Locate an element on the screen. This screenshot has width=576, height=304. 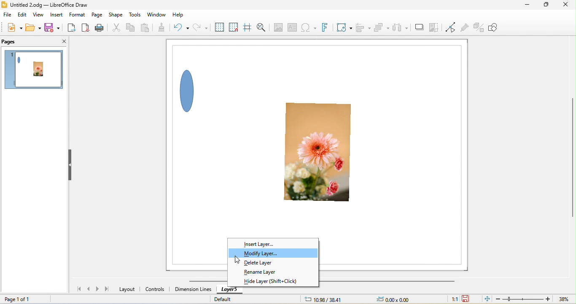
maximize is located at coordinates (544, 6).